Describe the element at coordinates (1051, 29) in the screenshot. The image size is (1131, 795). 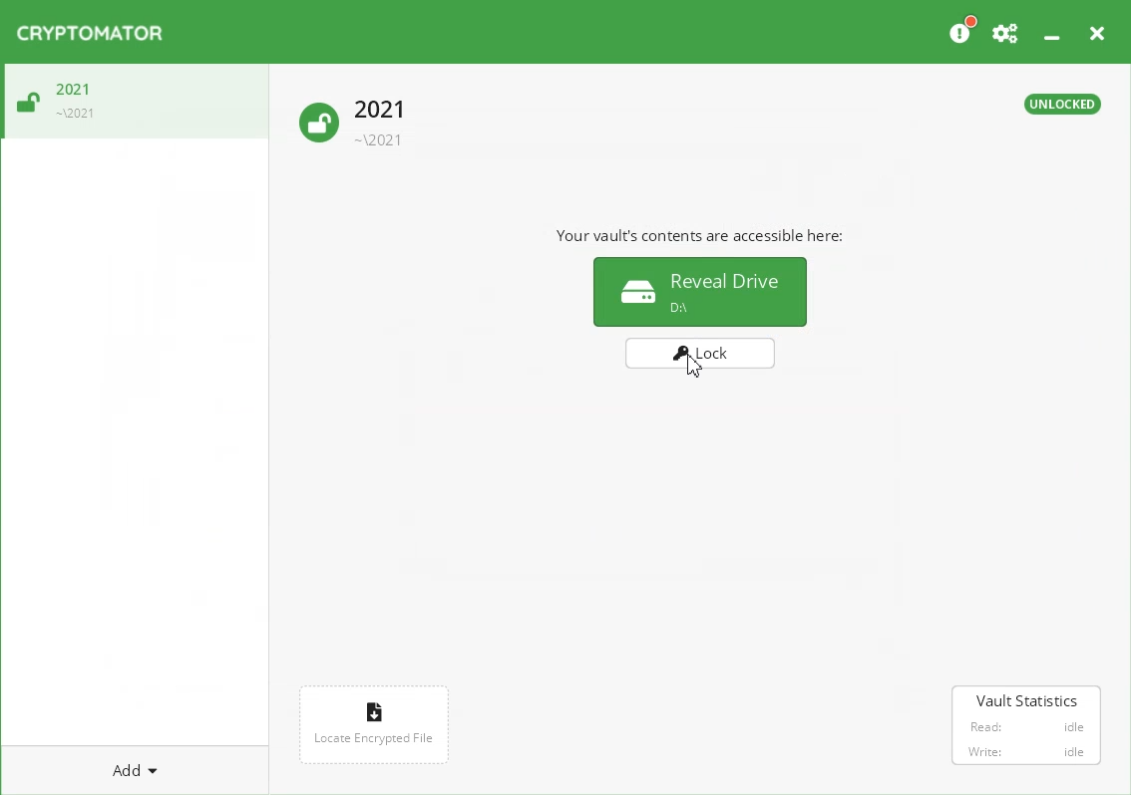
I see `Minimize` at that location.